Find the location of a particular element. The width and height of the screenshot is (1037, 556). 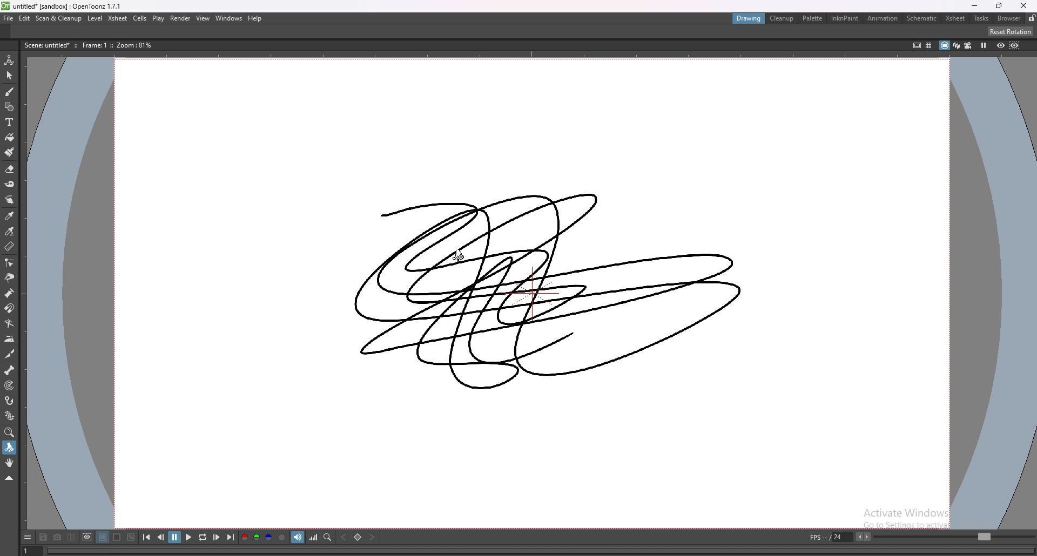

loop is located at coordinates (202, 538).